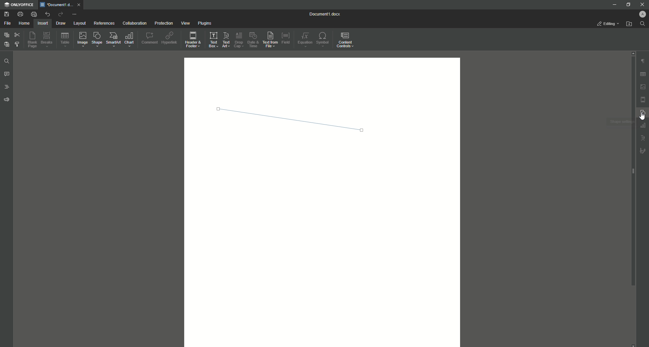  What do you see at coordinates (7, 14) in the screenshot?
I see `Save` at bounding box center [7, 14].